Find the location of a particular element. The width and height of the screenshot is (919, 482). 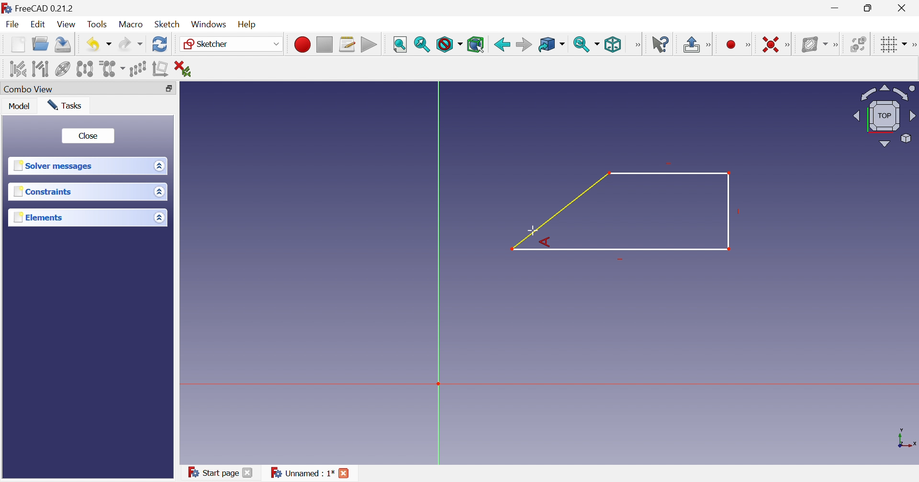

Drop Down is located at coordinates (110, 44).